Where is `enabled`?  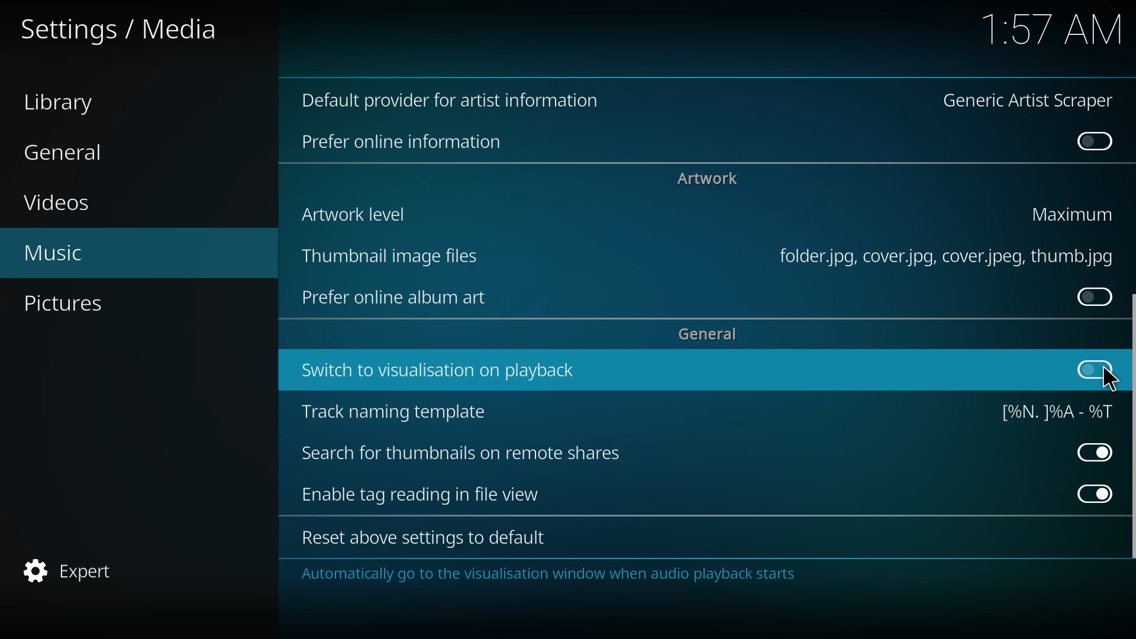
enabled is located at coordinates (1093, 451).